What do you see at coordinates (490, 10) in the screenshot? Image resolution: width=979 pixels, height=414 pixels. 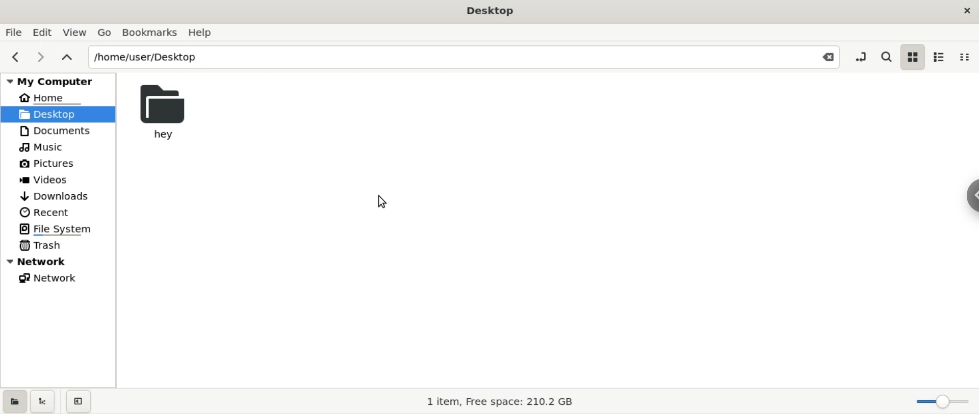 I see `desktop` at bounding box center [490, 10].